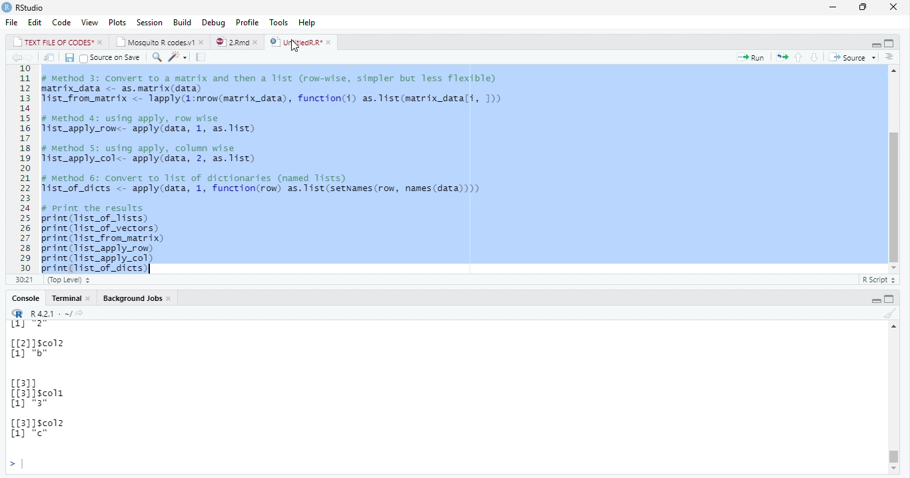 The image size is (910, 478). I want to click on go to previous section/chunk, so click(797, 57).